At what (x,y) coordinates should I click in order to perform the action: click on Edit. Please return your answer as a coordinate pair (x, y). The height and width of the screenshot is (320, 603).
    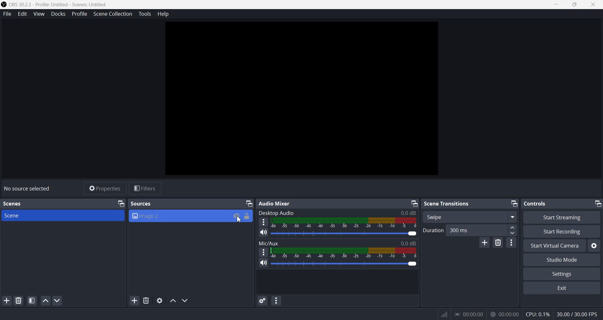
    Looking at the image, I should click on (22, 13).